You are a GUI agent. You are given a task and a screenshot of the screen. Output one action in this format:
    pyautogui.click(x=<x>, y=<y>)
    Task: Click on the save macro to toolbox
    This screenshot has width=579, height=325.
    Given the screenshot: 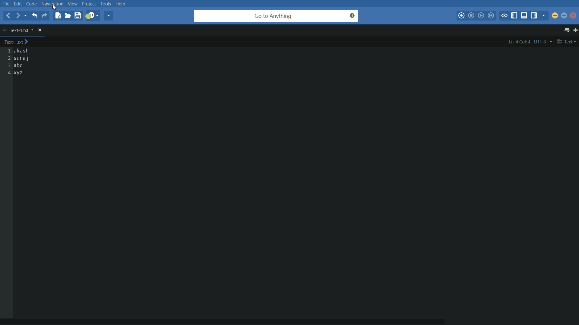 What is the action you would take?
    pyautogui.click(x=492, y=16)
    